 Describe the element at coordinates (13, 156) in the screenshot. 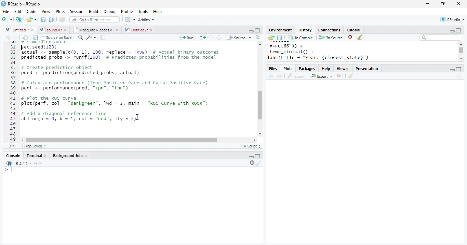

I see `console` at that location.